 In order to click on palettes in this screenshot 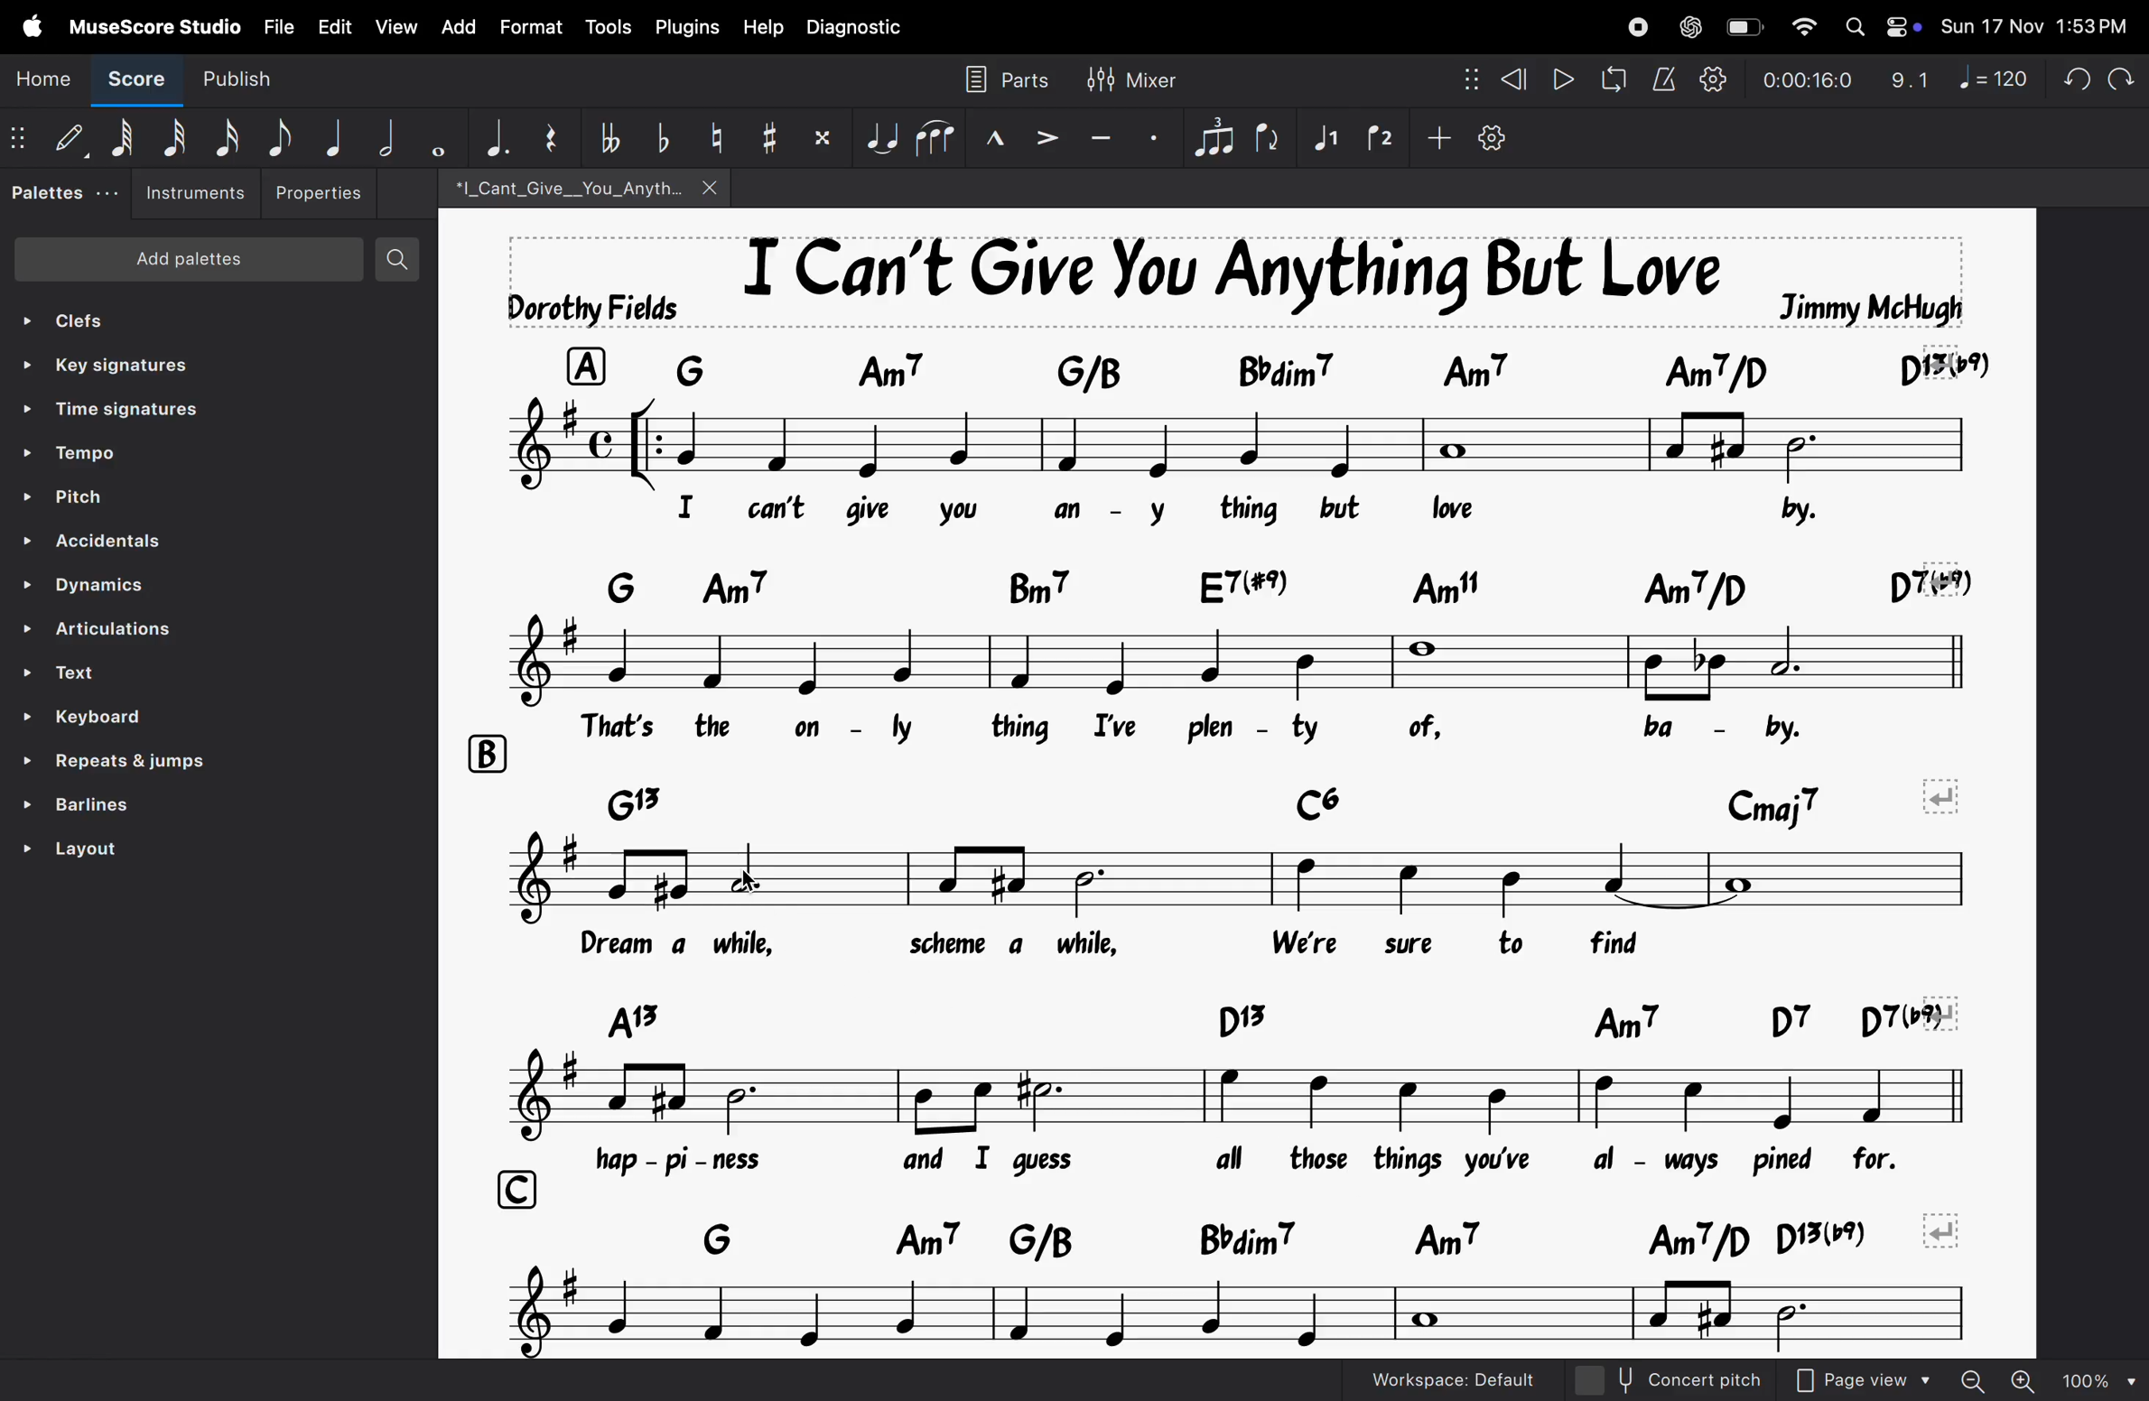, I will do `click(58, 196)`.